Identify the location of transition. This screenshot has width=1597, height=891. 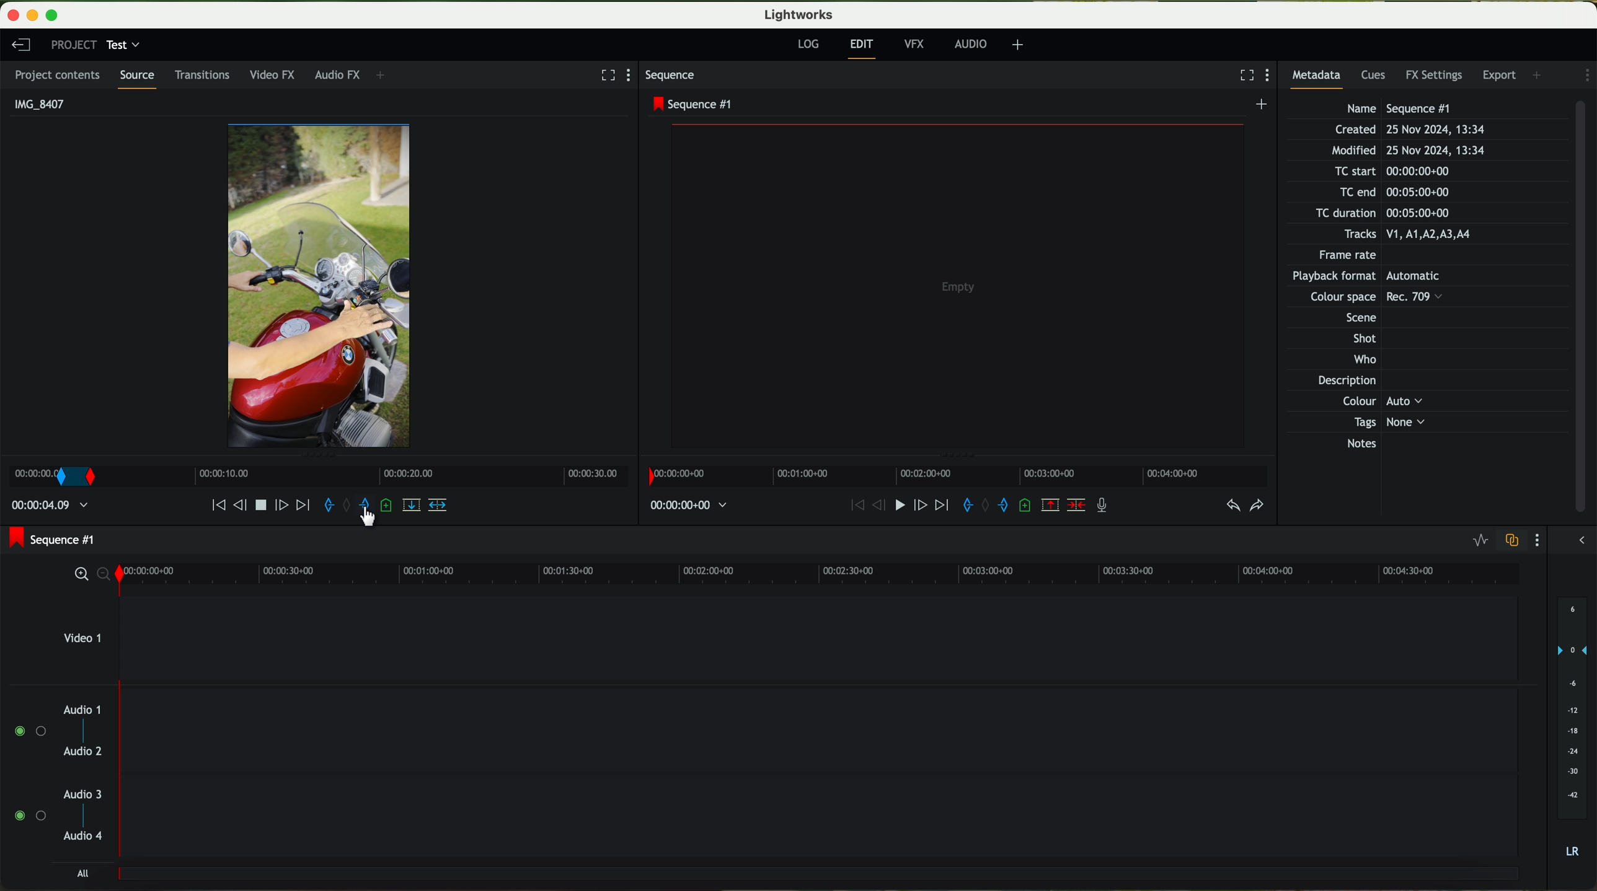
(77, 478).